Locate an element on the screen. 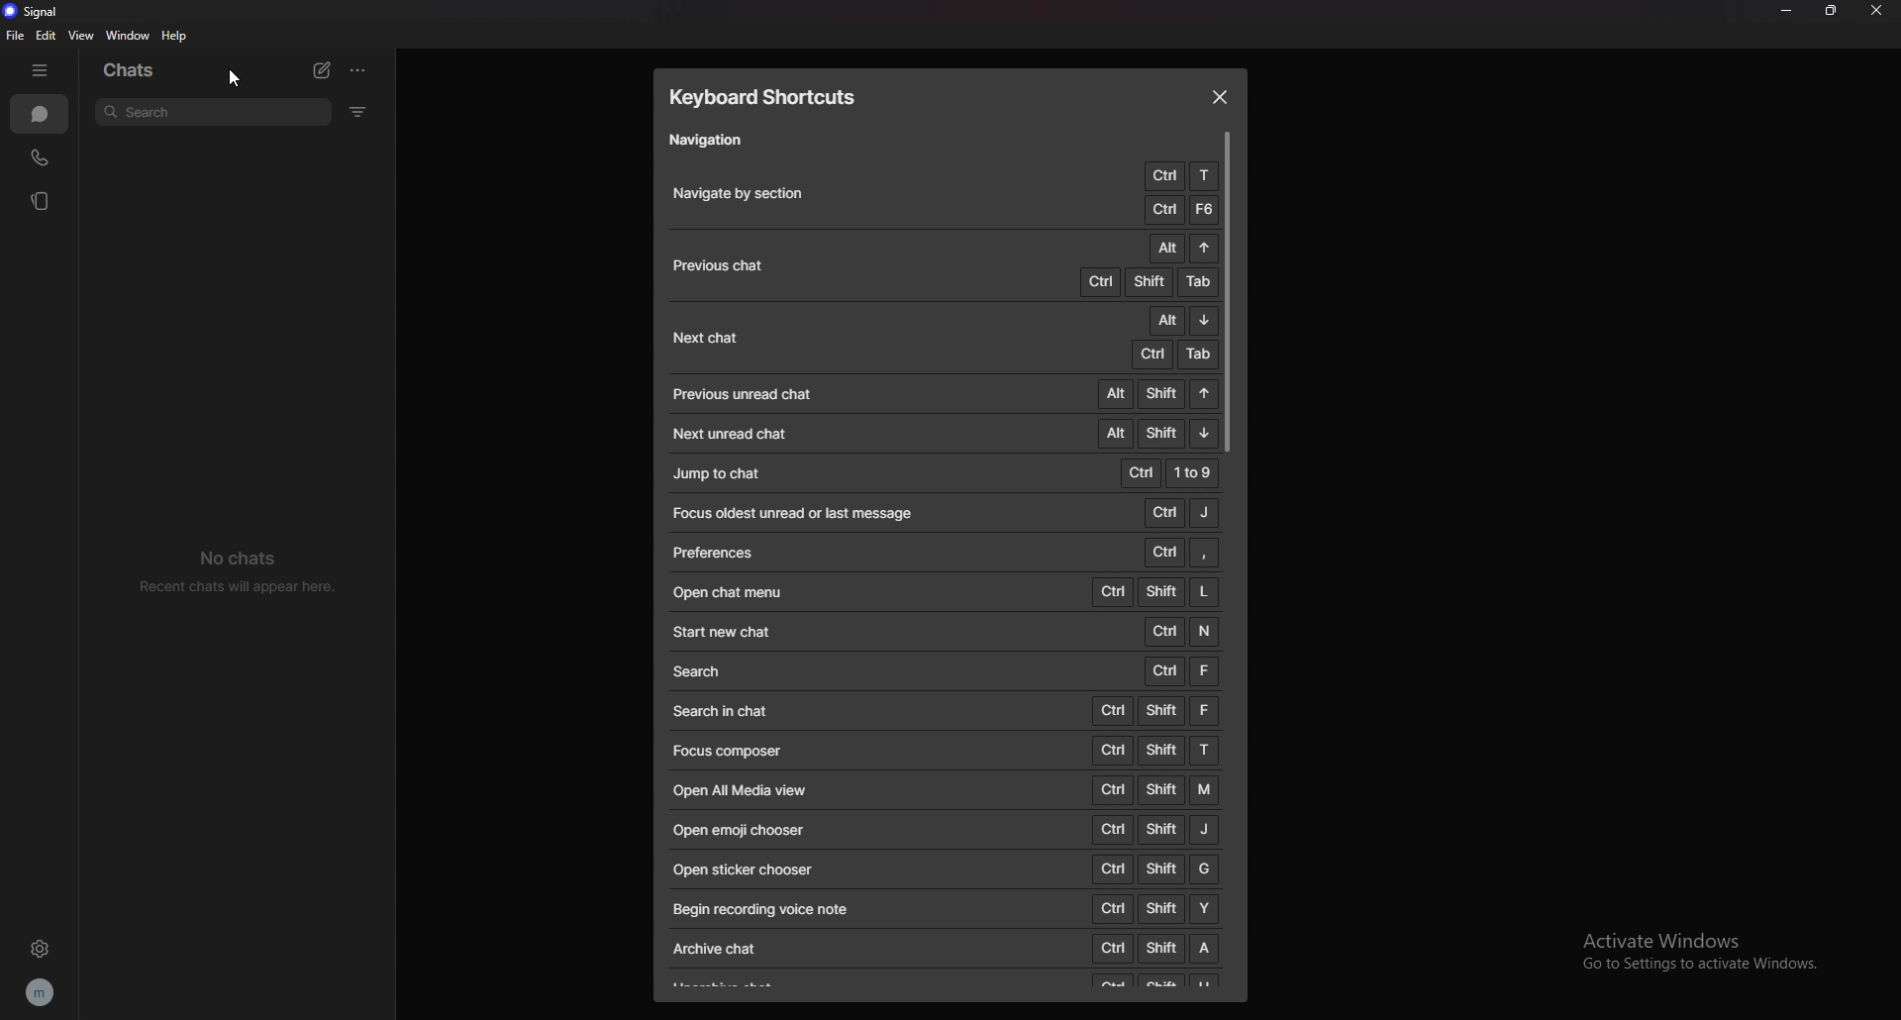 The width and height of the screenshot is (1901, 1020). CTRl + N is located at coordinates (1181, 631).